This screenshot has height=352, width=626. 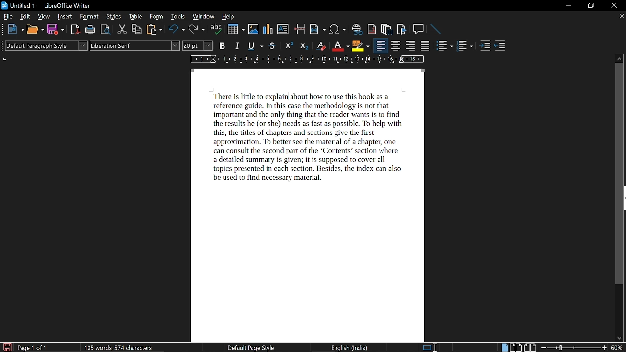 What do you see at coordinates (56, 30) in the screenshot?
I see `save` at bounding box center [56, 30].